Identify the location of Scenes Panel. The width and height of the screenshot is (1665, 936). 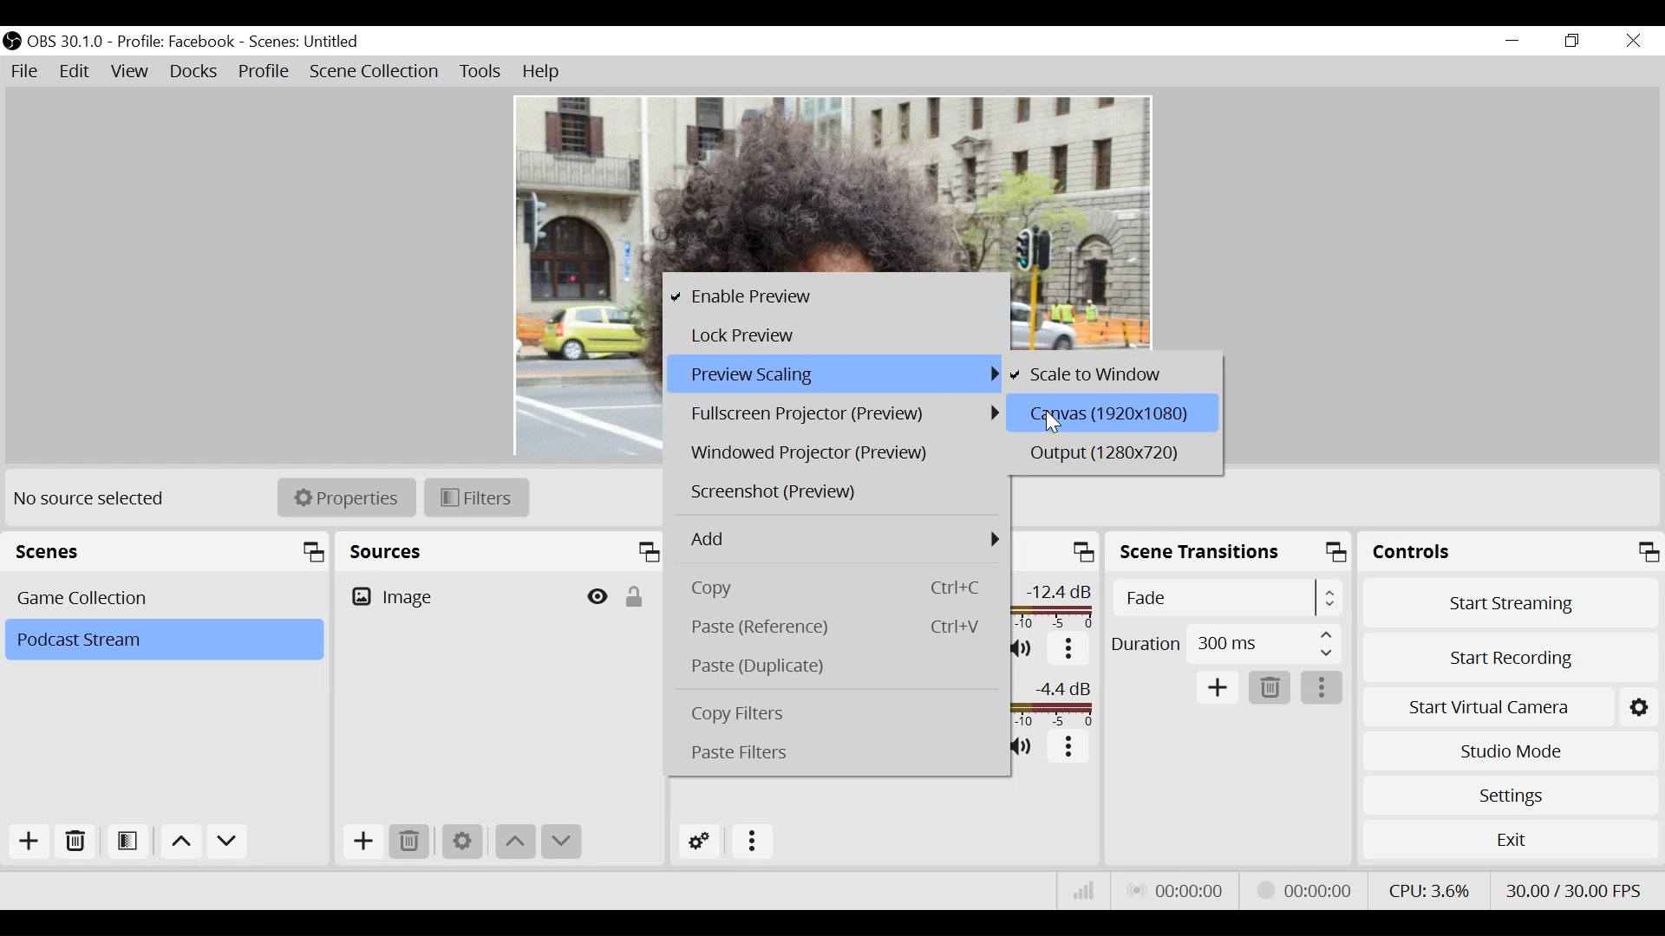
(169, 551).